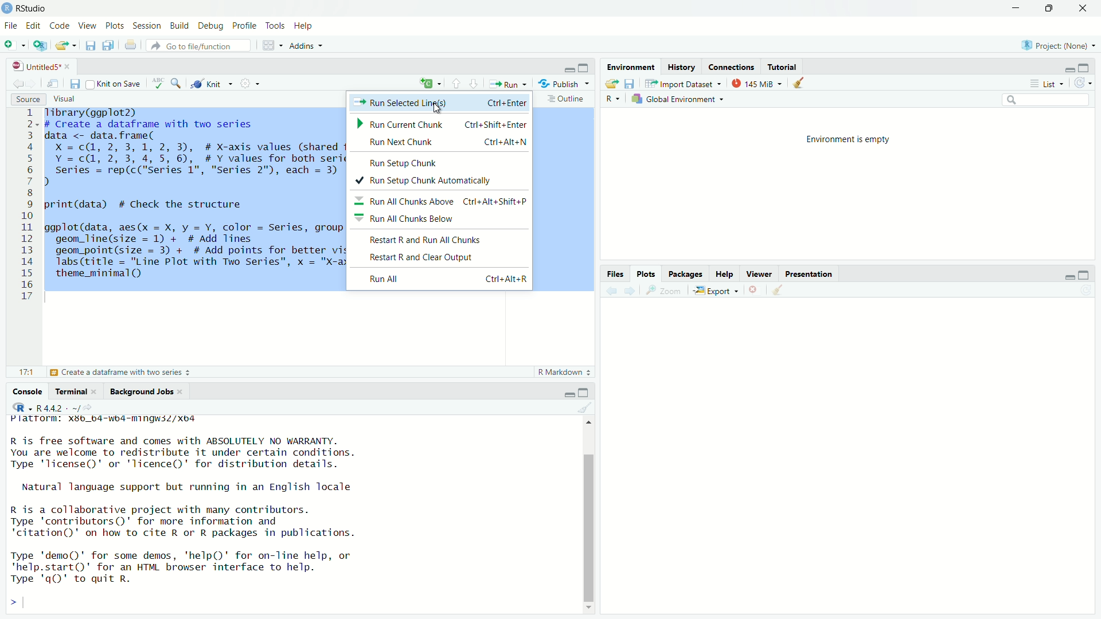  Describe the element at coordinates (475, 85) in the screenshot. I see `Go to next section/chunk` at that location.